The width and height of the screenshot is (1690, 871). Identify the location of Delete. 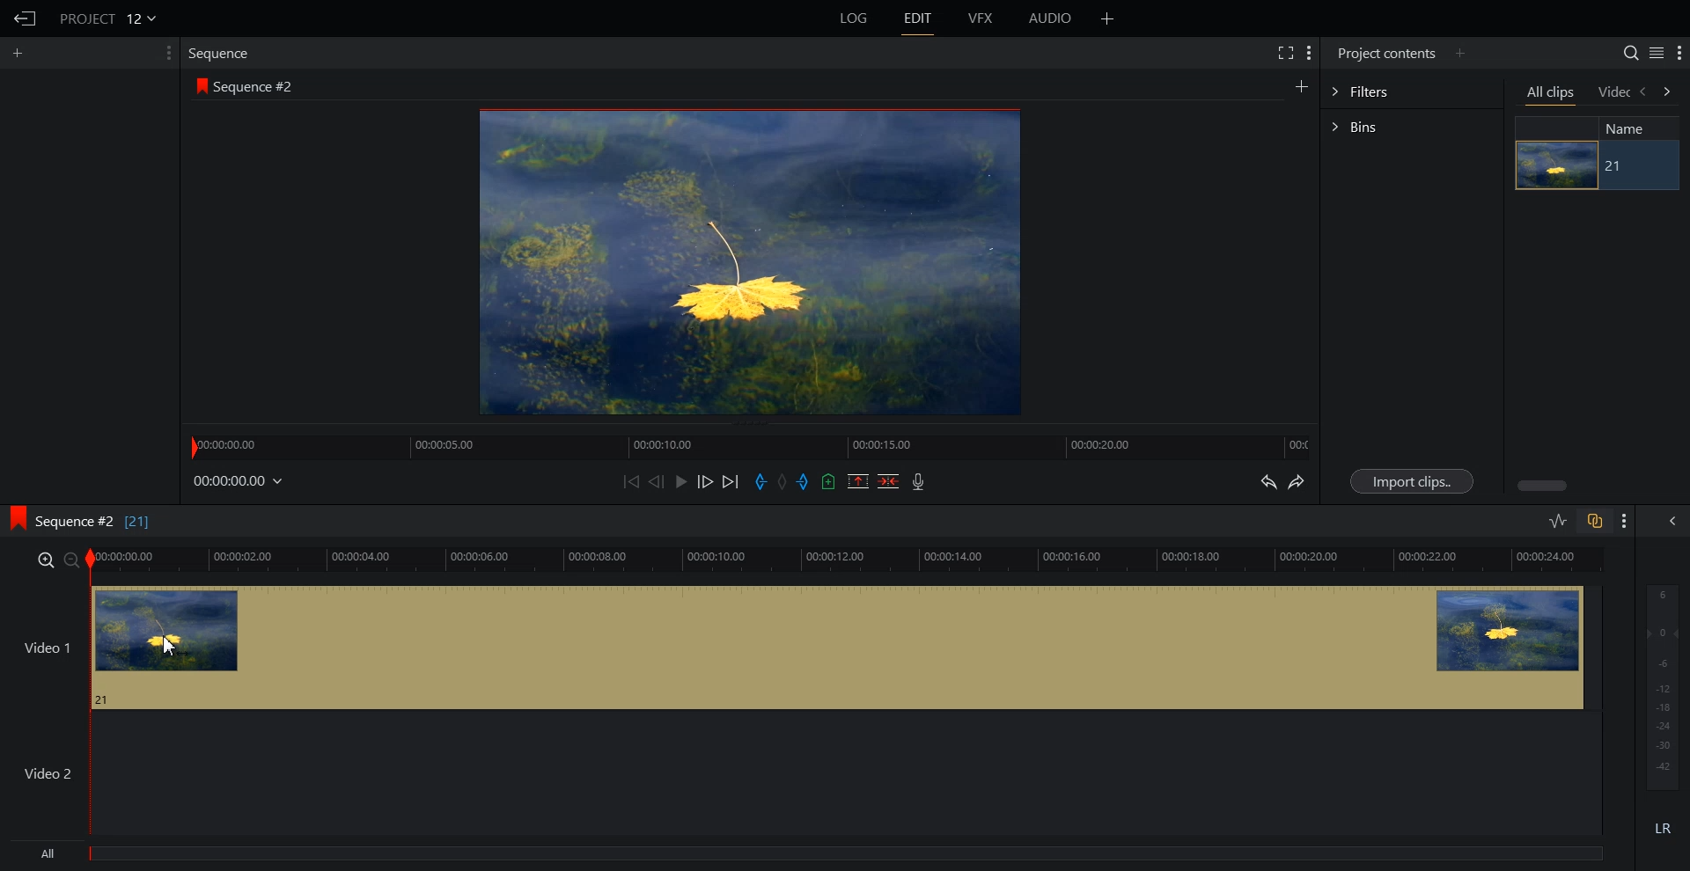
(888, 480).